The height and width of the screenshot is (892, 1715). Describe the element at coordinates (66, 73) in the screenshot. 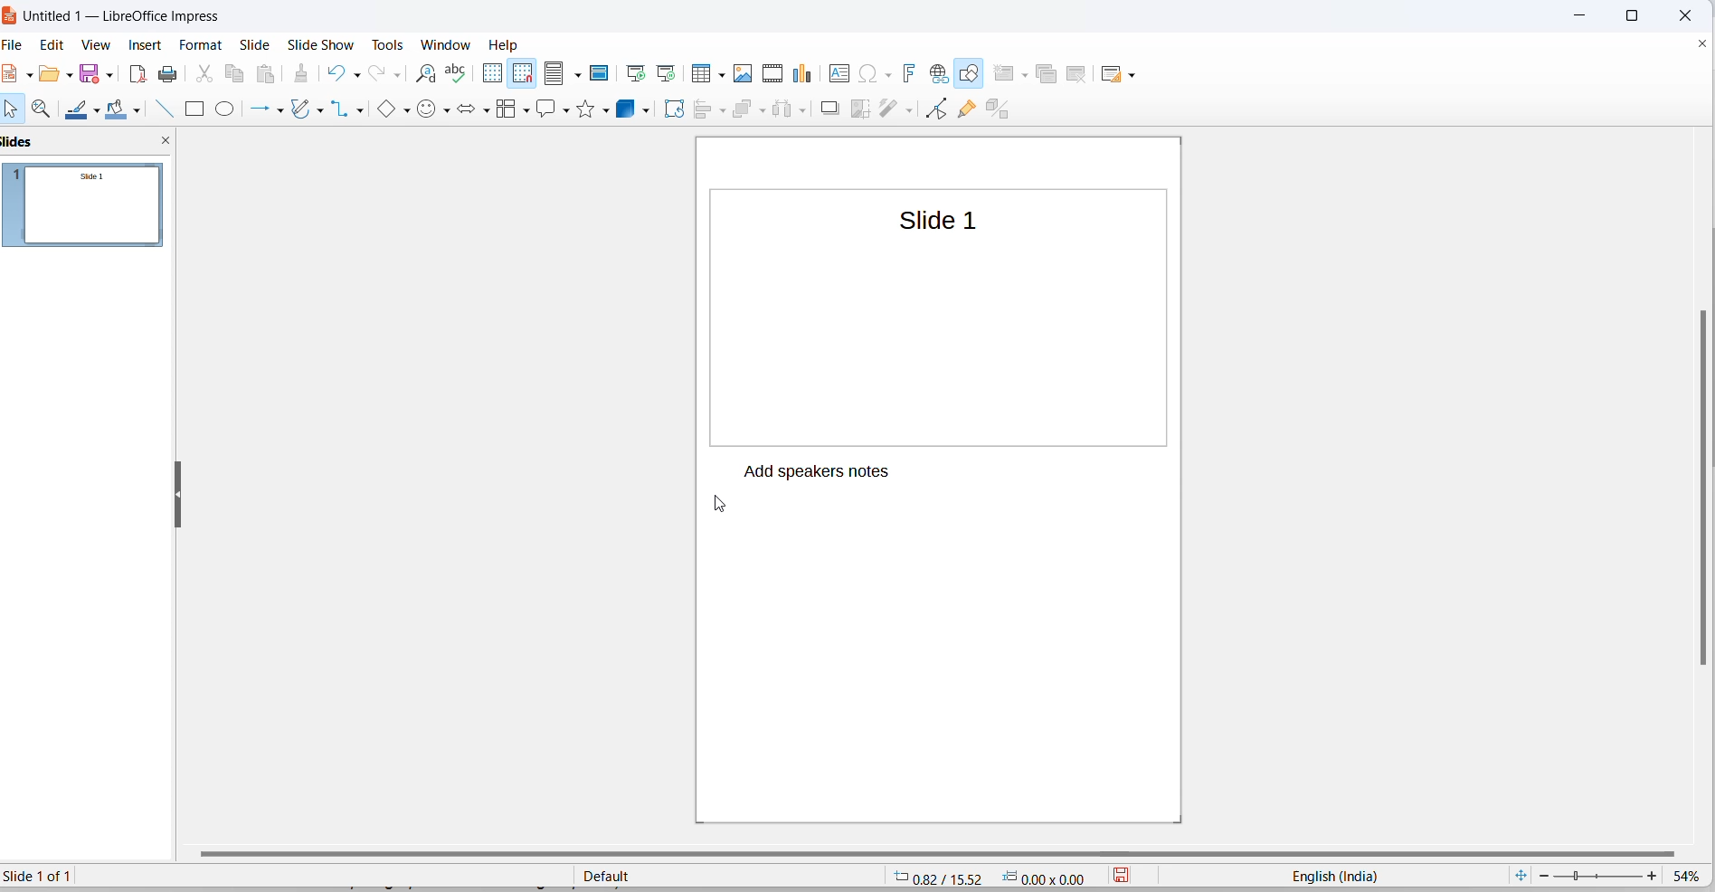

I see `open options` at that location.